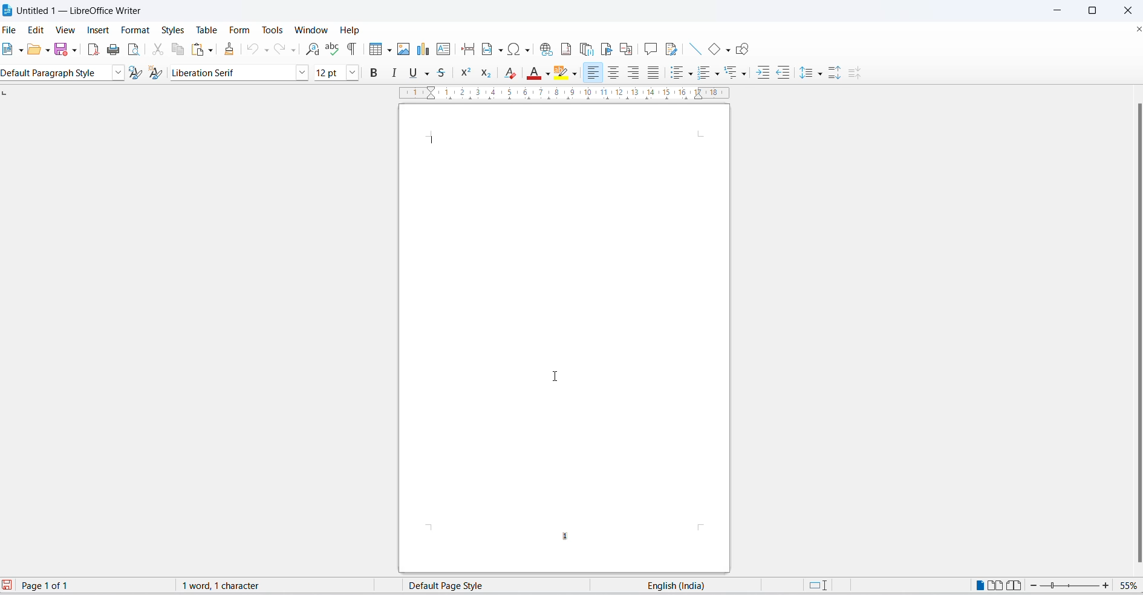 The image size is (1143, 595). What do you see at coordinates (651, 48) in the screenshot?
I see `insert comments` at bounding box center [651, 48].